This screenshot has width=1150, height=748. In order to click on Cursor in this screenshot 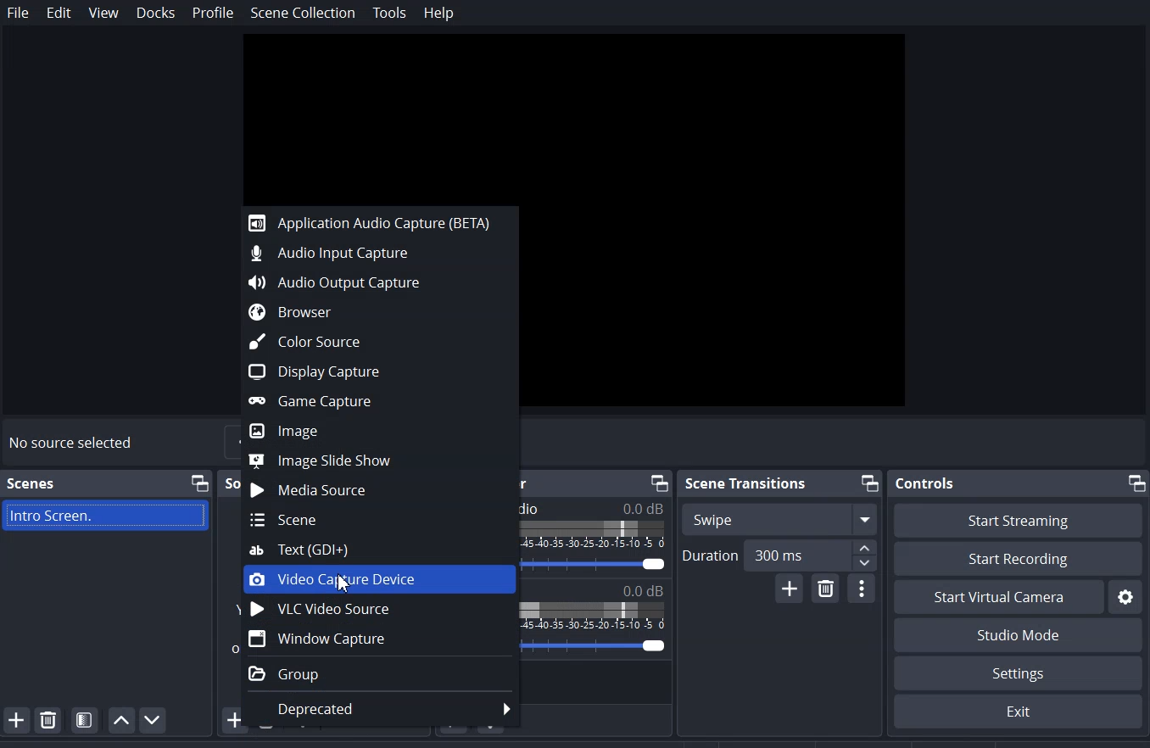, I will do `click(343, 581)`.